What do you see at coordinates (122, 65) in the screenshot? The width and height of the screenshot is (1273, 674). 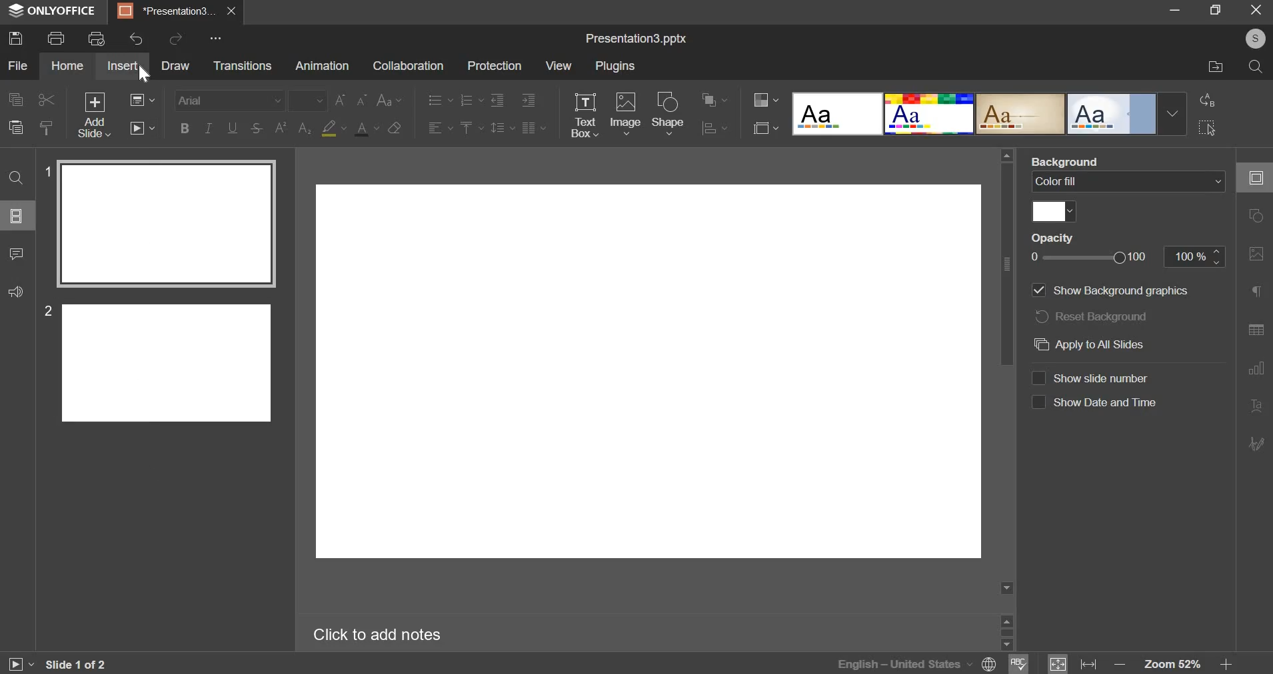 I see `insert` at bounding box center [122, 65].